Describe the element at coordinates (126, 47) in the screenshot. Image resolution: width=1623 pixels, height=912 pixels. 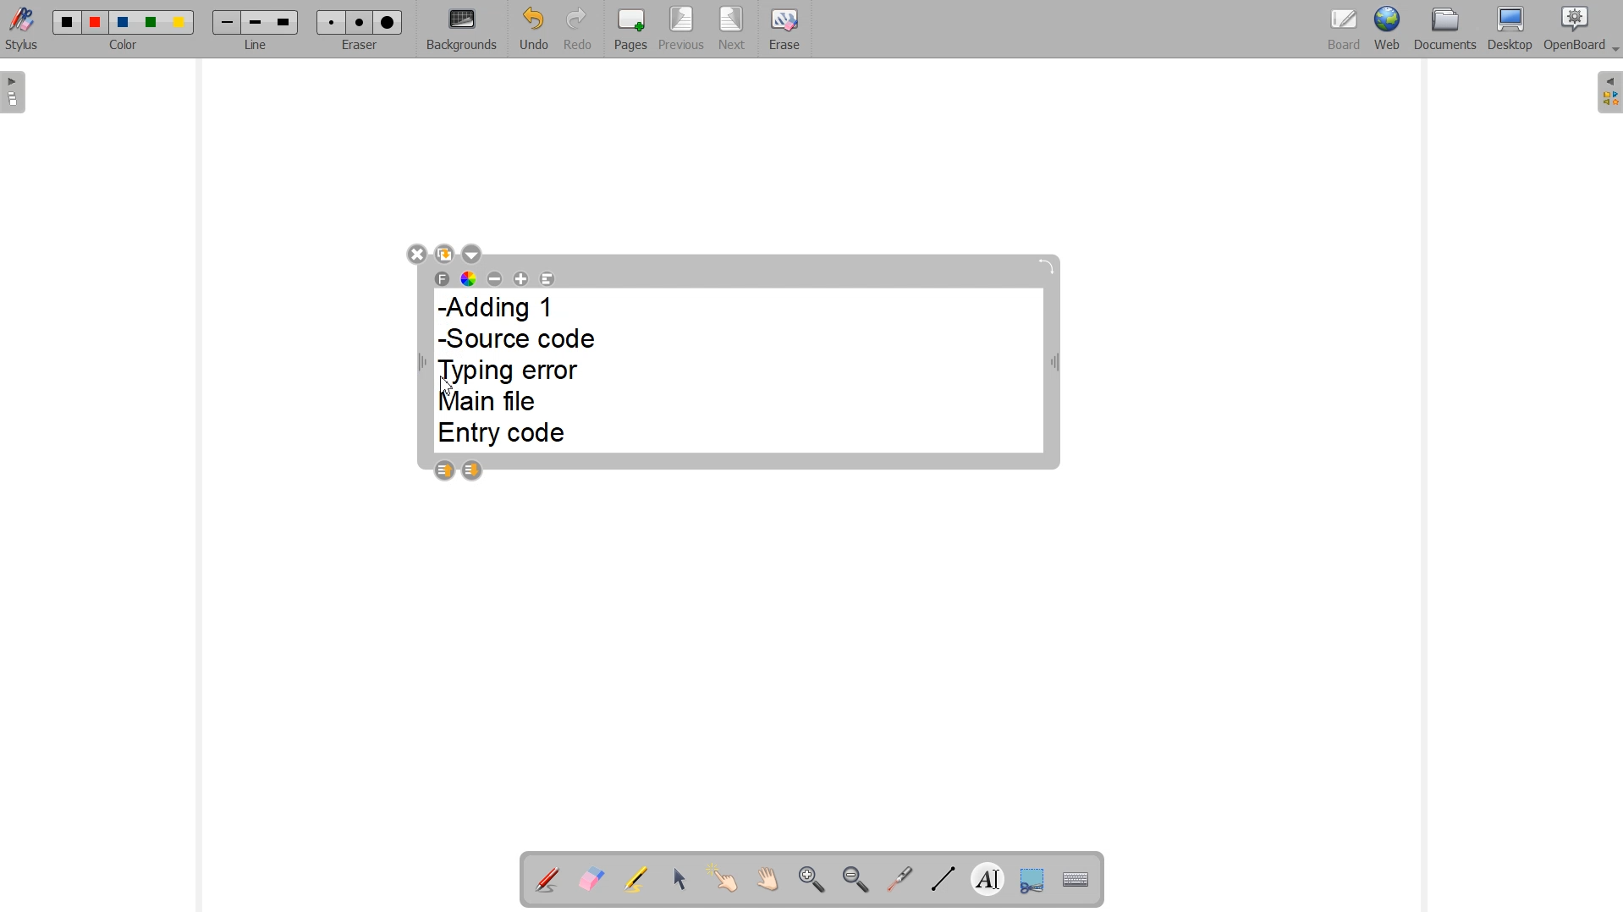
I see `Color` at that location.